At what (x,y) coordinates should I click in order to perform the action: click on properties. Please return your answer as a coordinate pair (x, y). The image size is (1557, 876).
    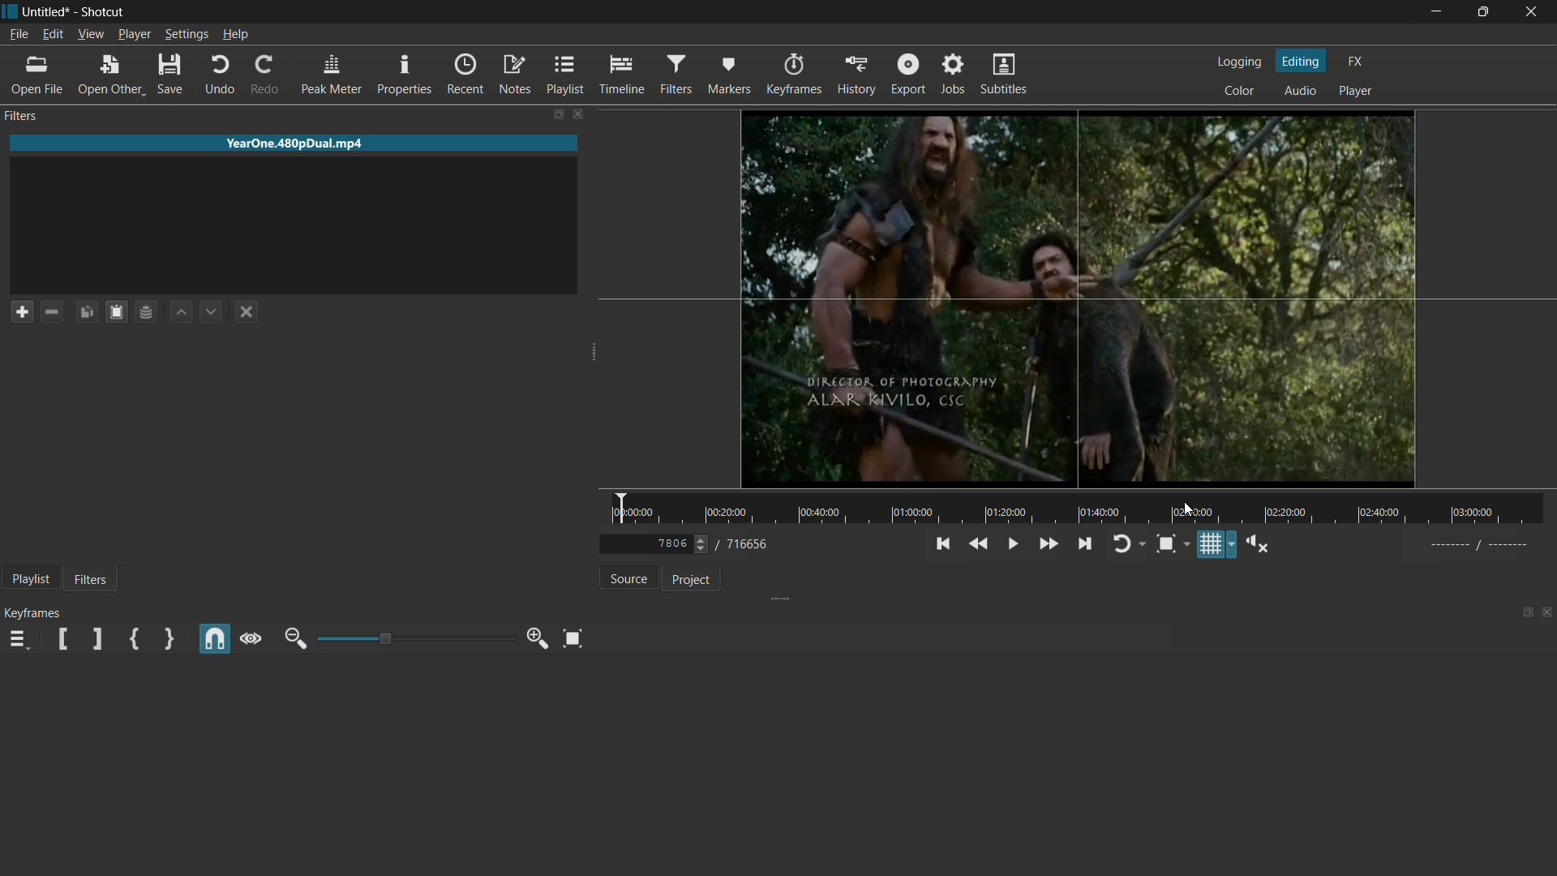
    Looking at the image, I should click on (405, 74).